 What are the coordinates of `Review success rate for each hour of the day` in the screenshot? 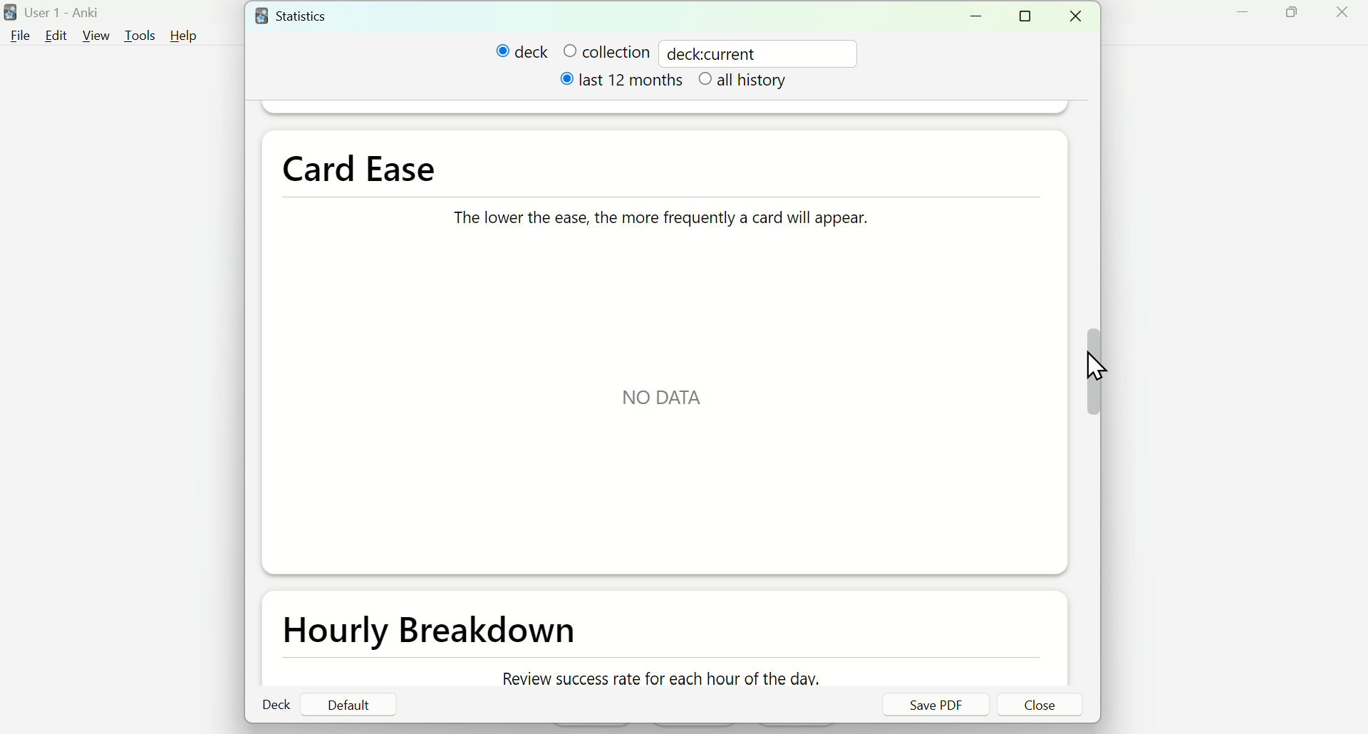 It's located at (657, 678).